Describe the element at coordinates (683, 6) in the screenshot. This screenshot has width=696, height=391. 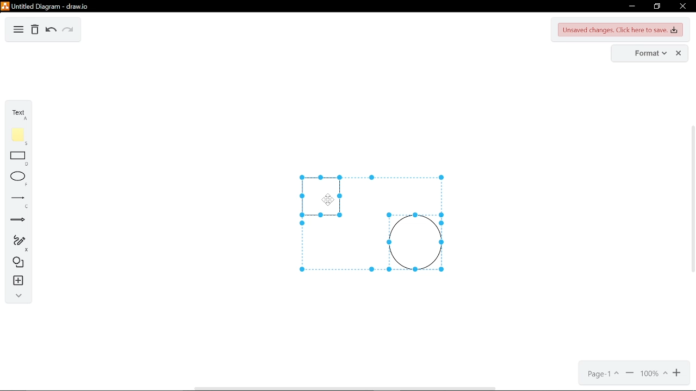
I see `close` at that location.